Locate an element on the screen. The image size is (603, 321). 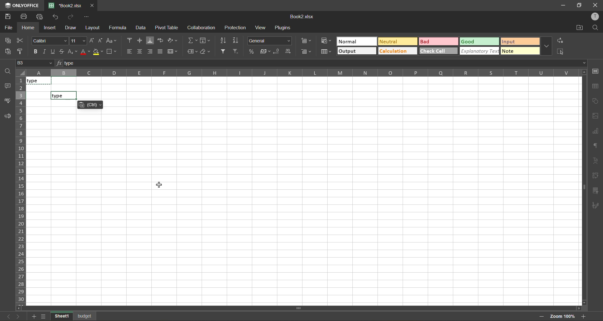
change case is located at coordinates (111, 40).